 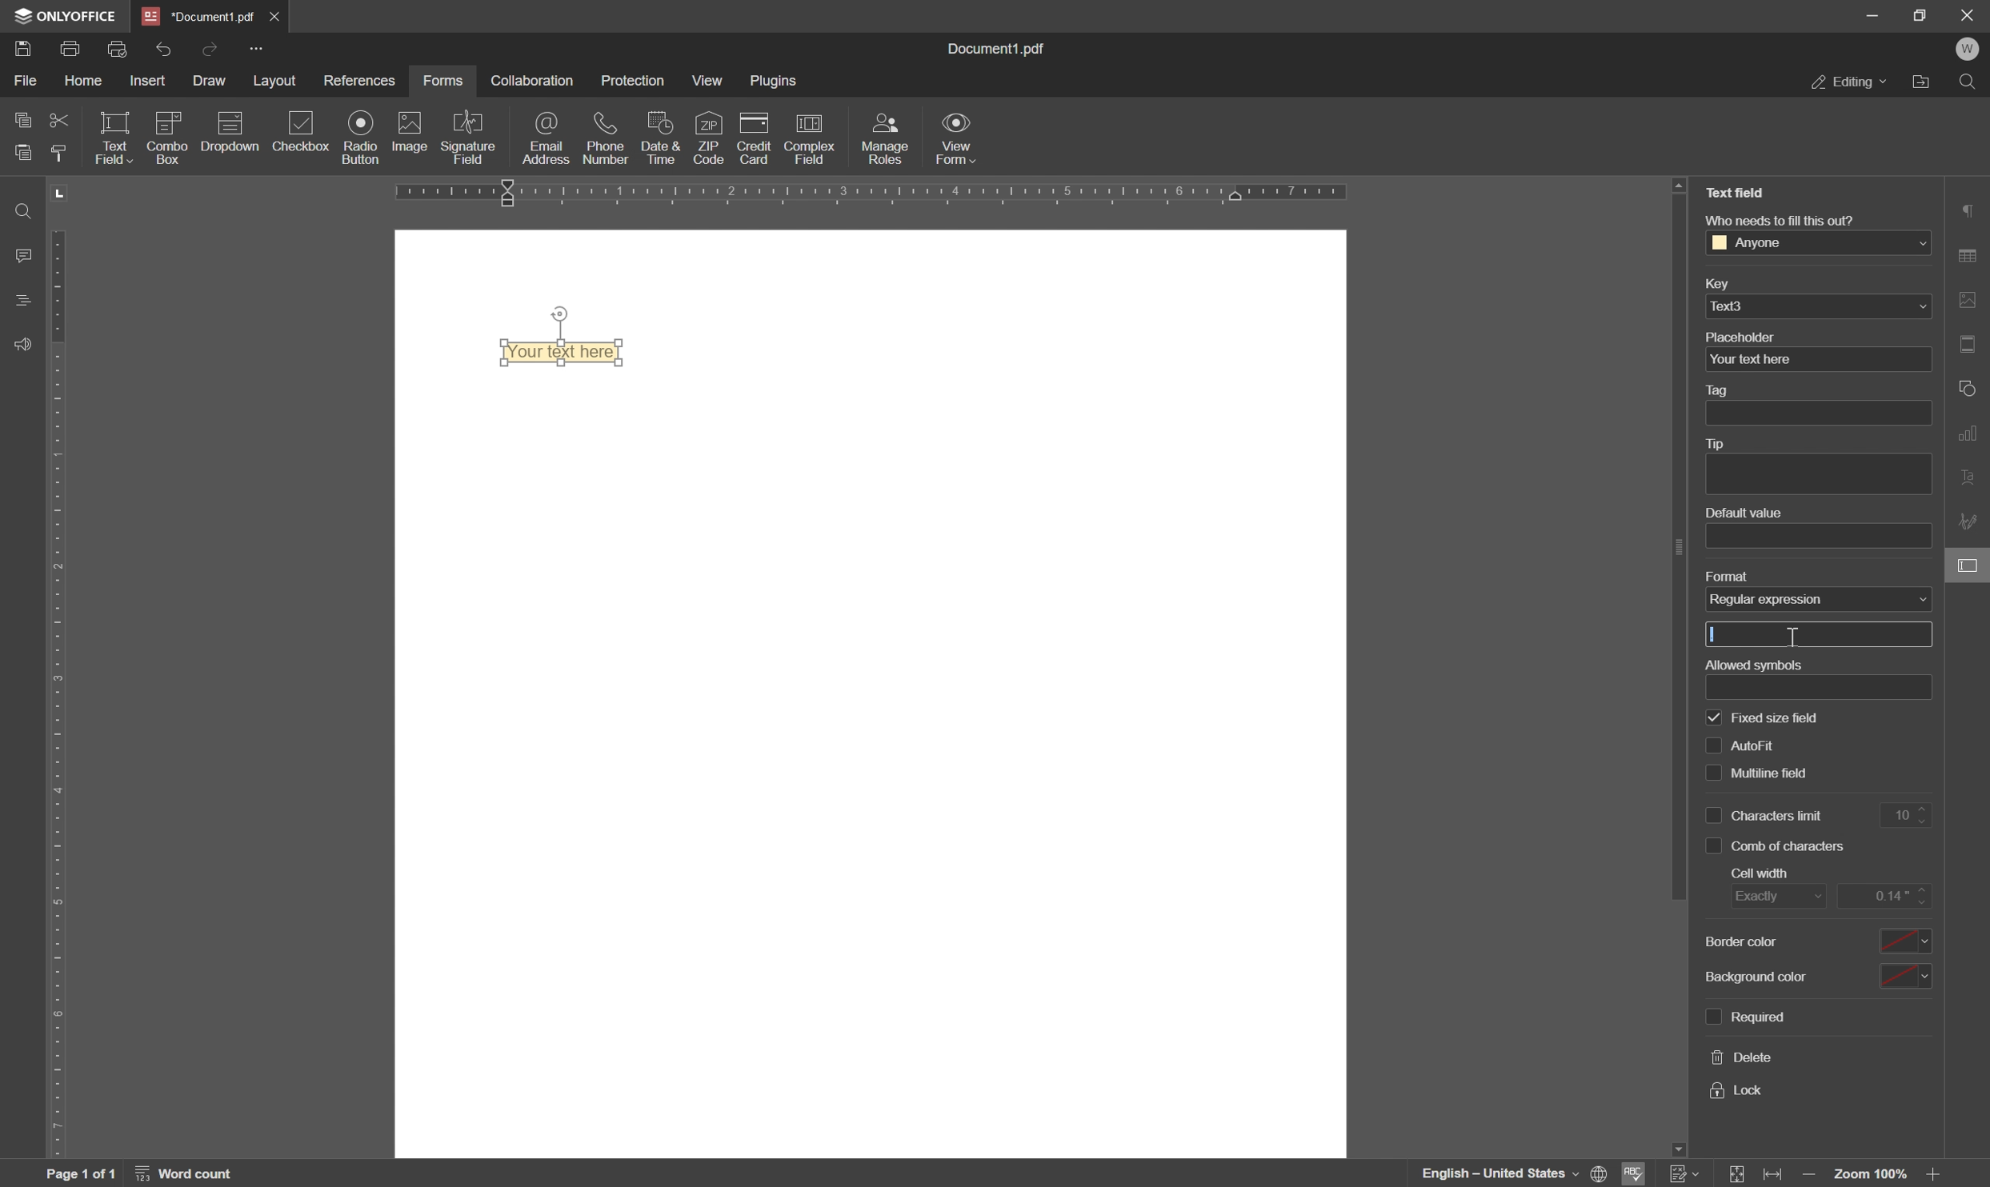 What do you see at coordinates (1710, 743) in the screenshot?
I see `checkbox` at bounding box center [1710, 743].